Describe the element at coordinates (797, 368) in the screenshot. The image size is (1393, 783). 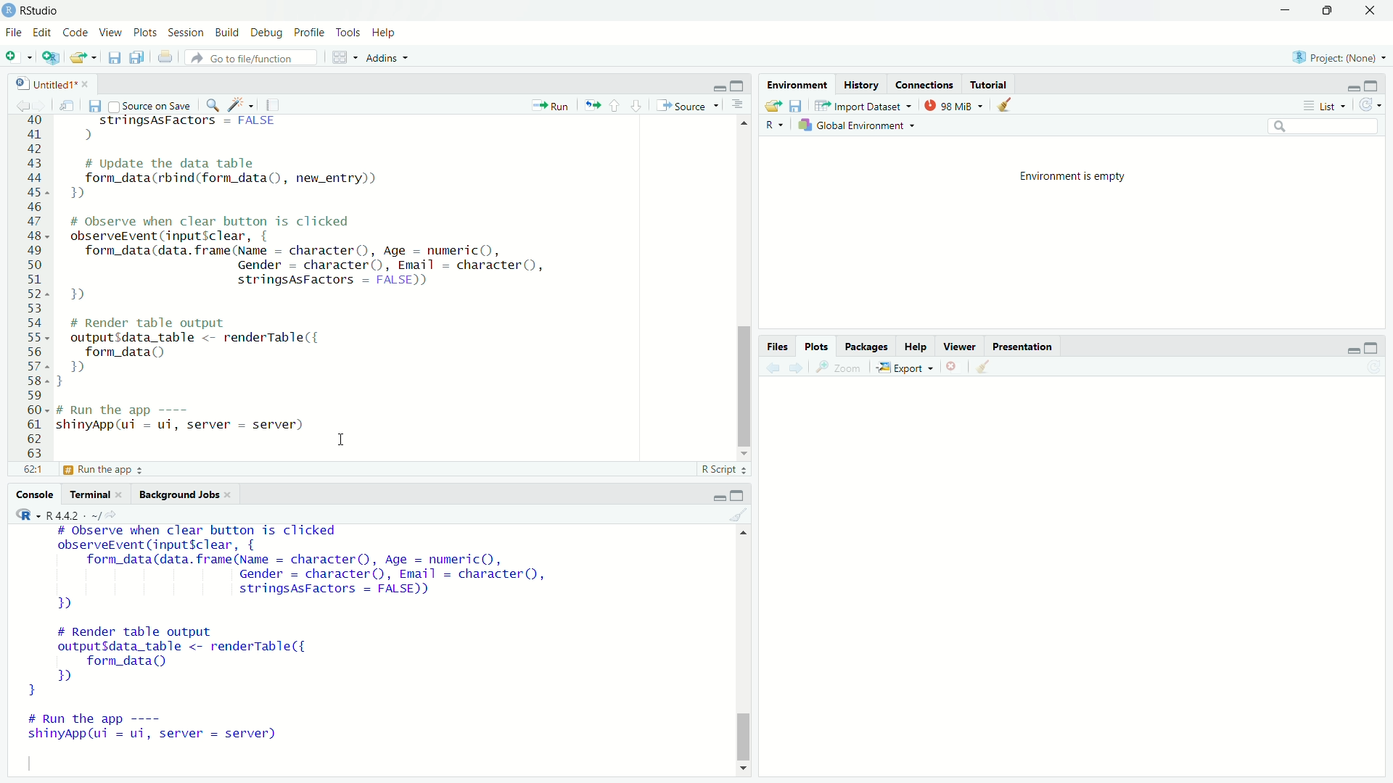
I see `next plot` at that location.